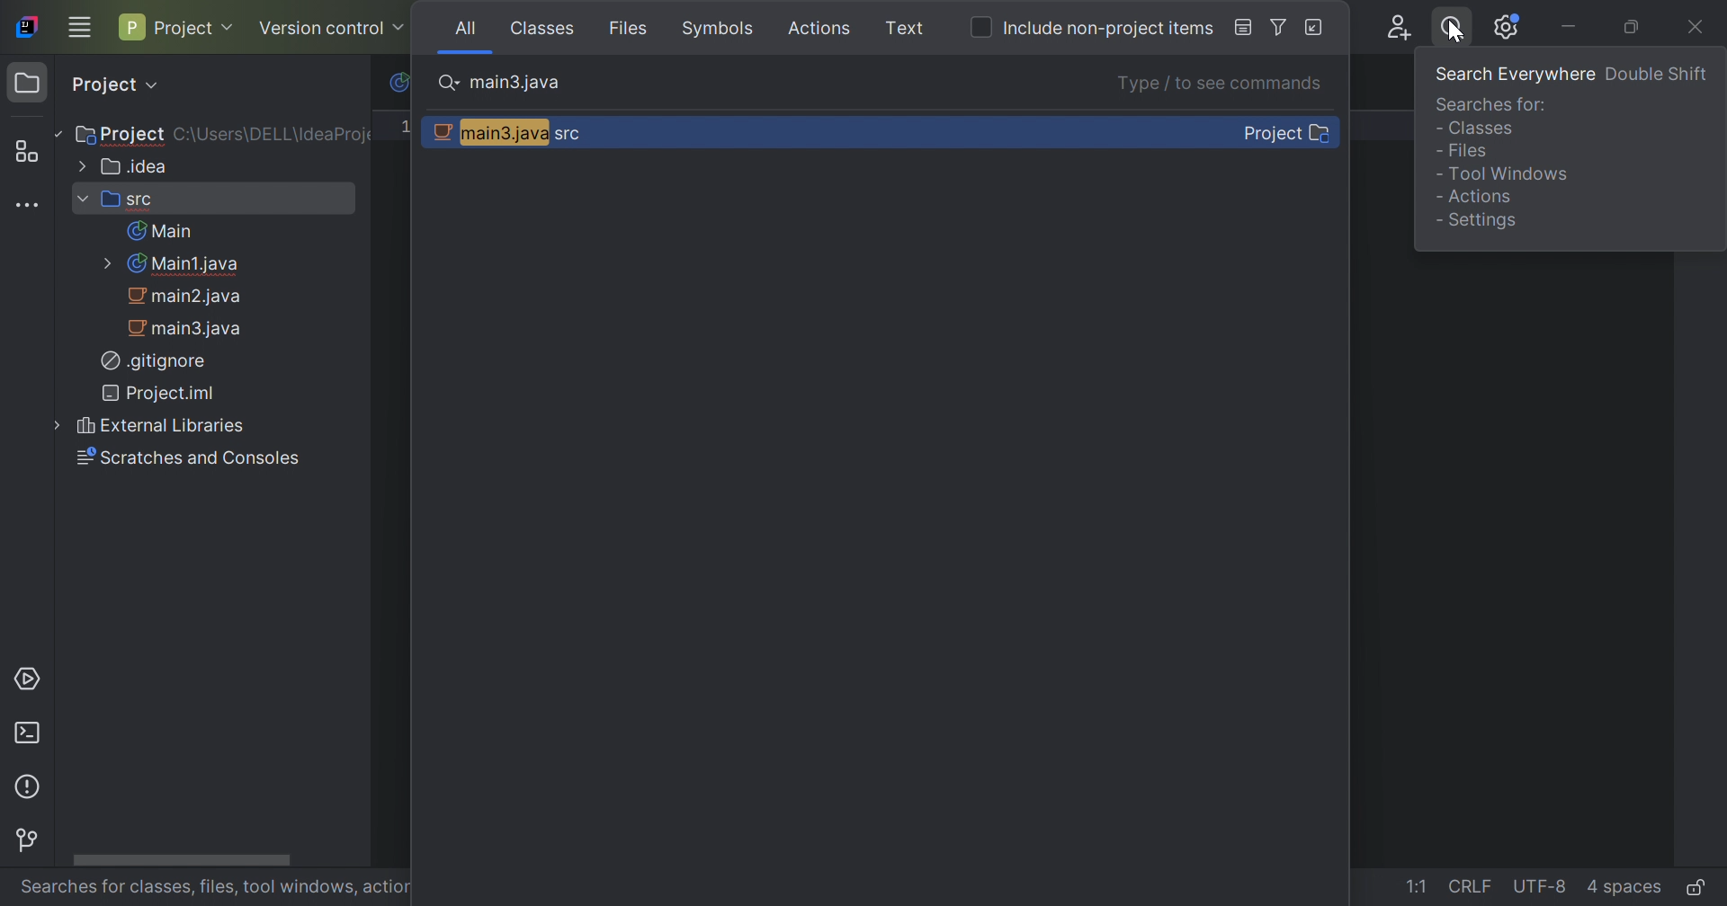 This screenshot has height=906, width=1727. I want to click on Text, so click(907, 29).